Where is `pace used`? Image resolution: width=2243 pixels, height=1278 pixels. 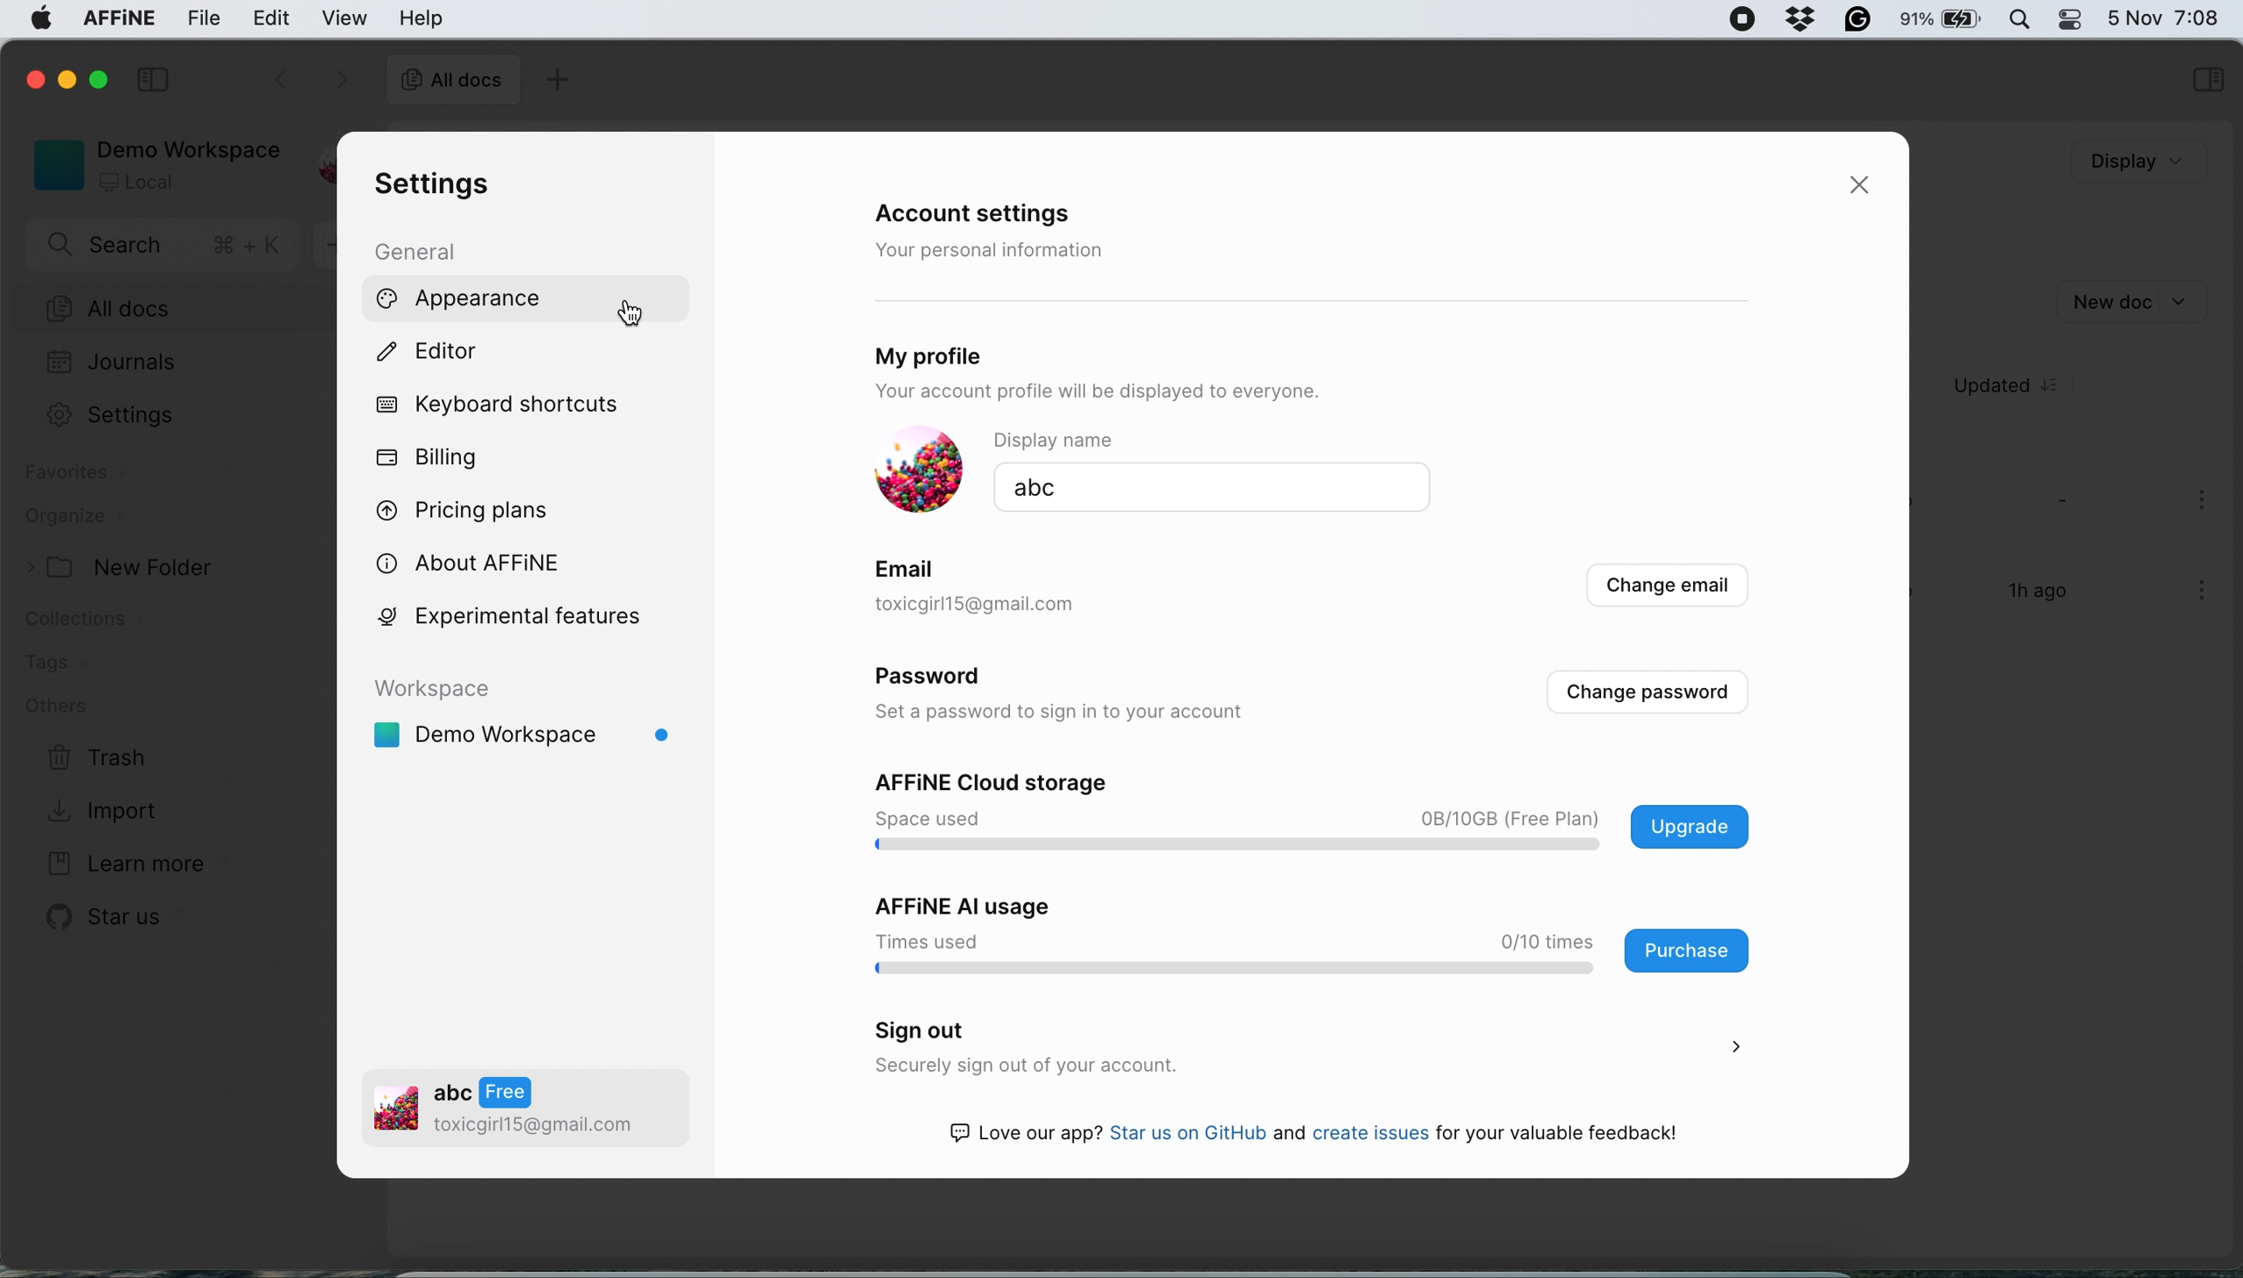 pace used is located at coordinates (930, 819).